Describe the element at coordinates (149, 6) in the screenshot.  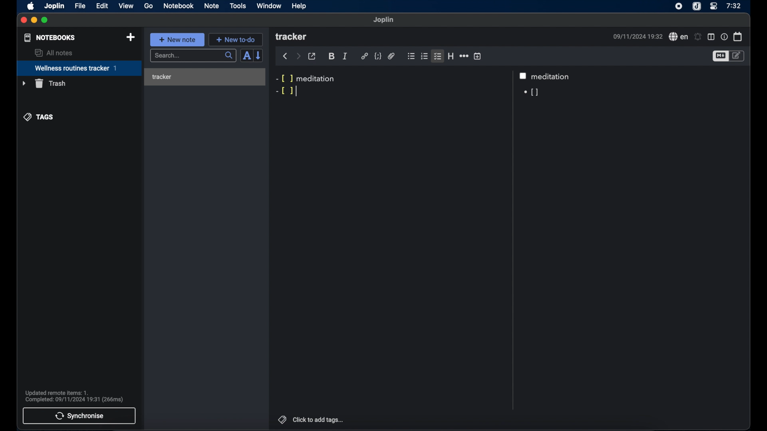
I see `go` at that location.